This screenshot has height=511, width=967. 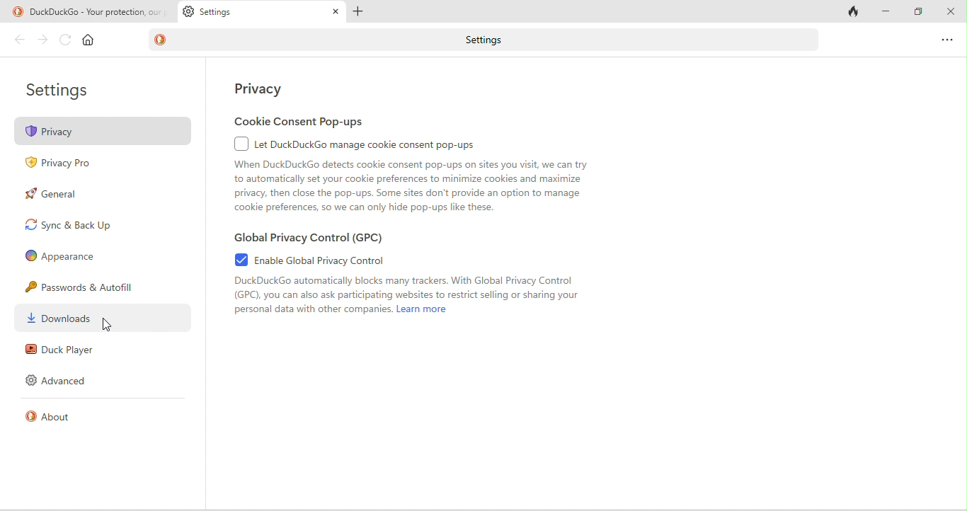 What do you see at coordinates (58, 384) in the screenshot?
I see `advanced` at bounding box center [58, 384].